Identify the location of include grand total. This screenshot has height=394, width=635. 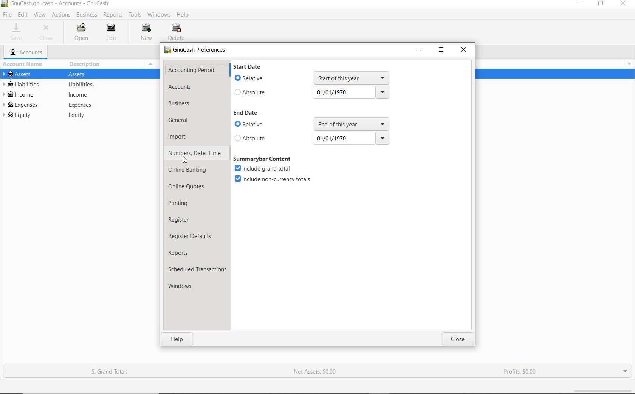
(265, 169).